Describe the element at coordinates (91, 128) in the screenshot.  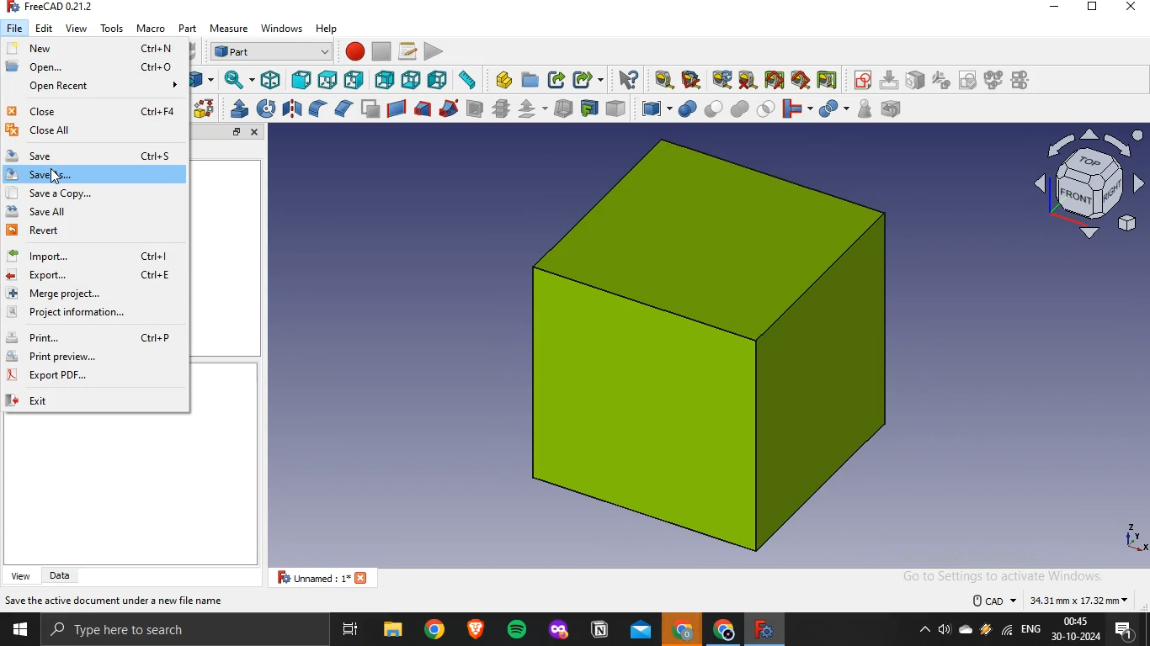
I see `close all` at that location.